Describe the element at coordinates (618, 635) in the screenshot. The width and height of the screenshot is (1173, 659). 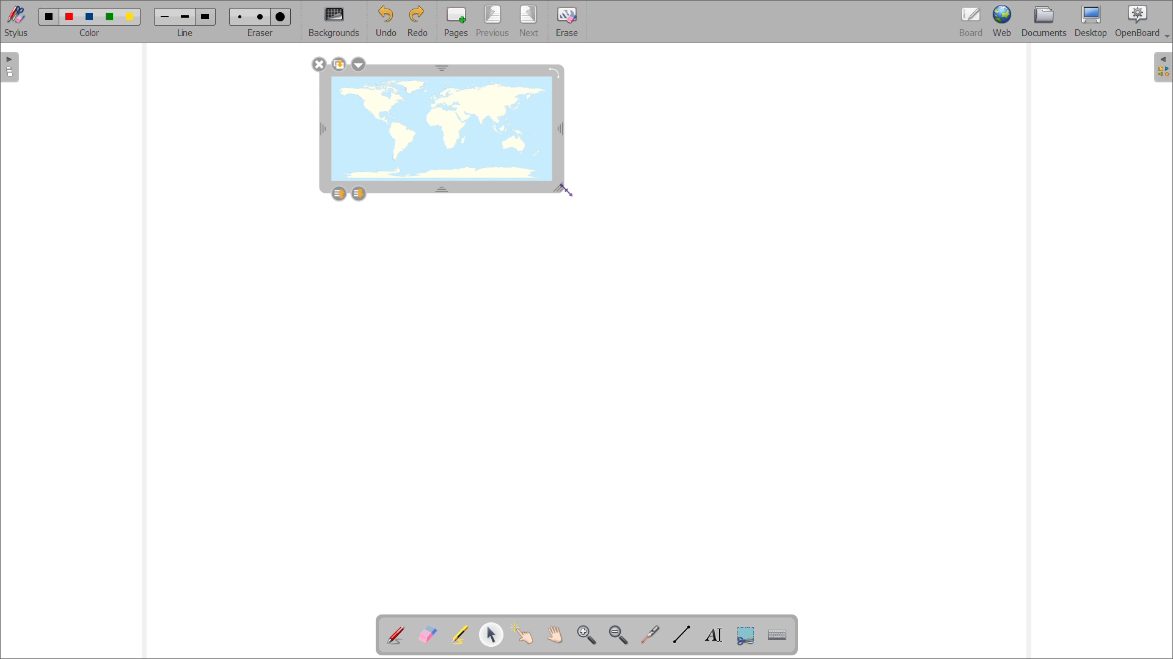
I see `zoom out` at that location.